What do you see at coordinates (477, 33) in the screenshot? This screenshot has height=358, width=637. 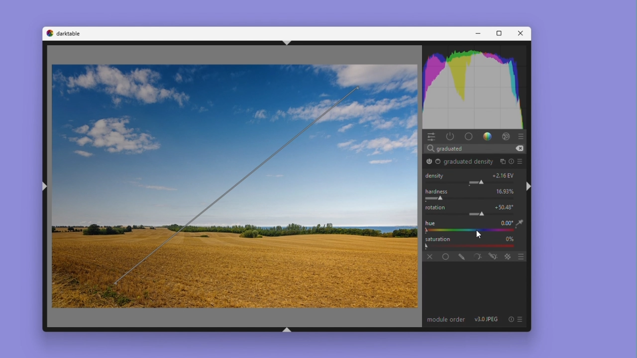 I see `Minimise` at bounding box center [477, 33].